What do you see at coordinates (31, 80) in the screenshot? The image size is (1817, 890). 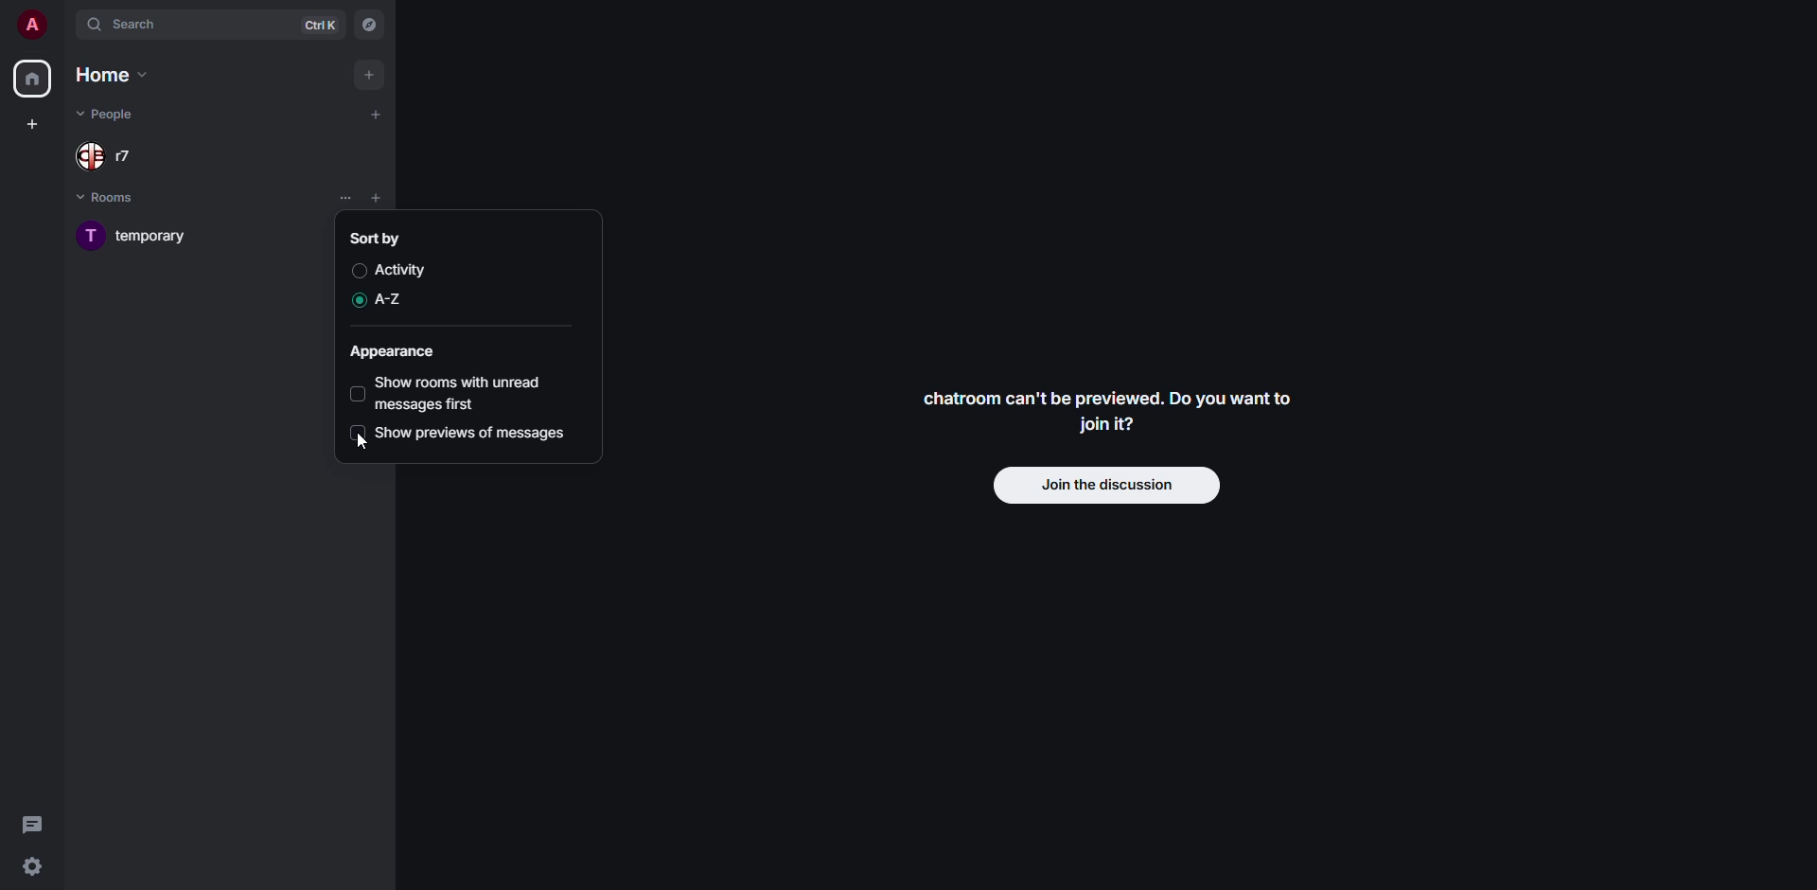 I see `home` at bounding box center [31, 80].